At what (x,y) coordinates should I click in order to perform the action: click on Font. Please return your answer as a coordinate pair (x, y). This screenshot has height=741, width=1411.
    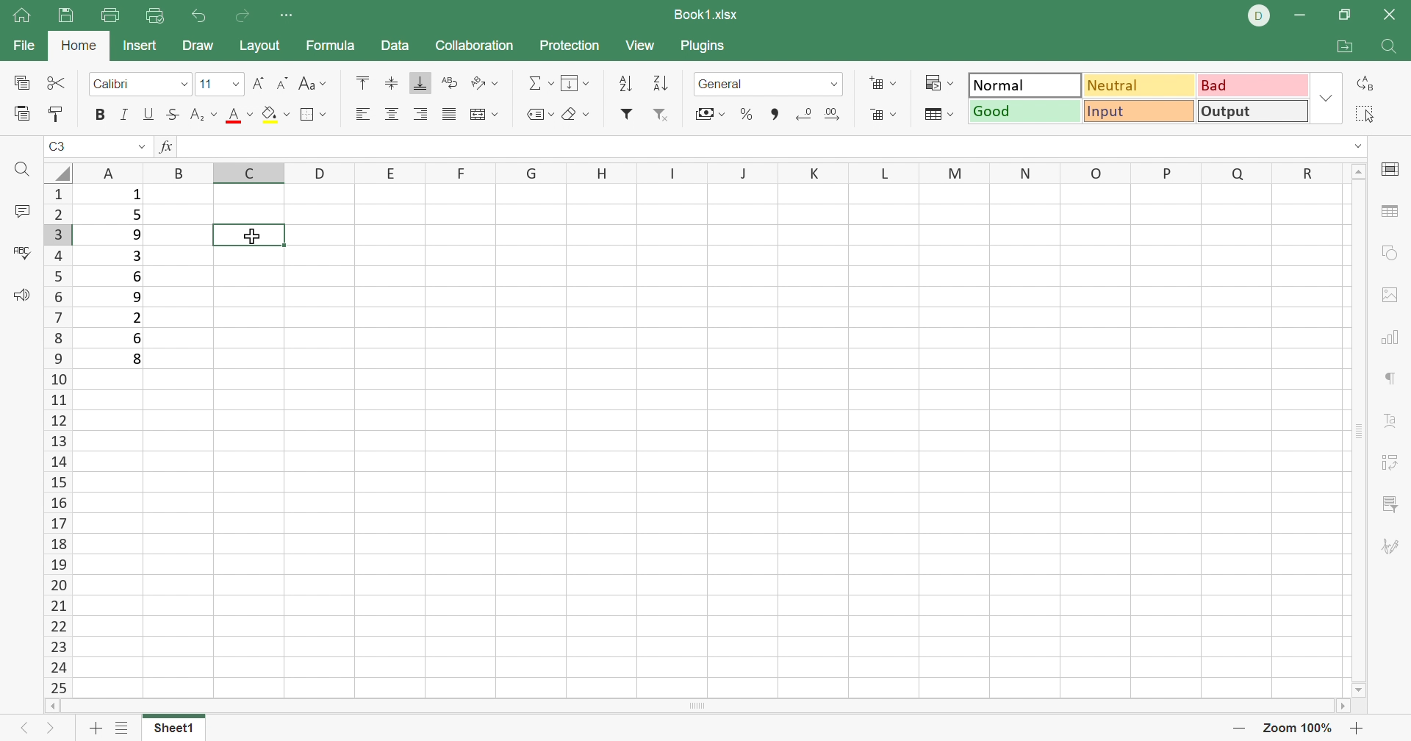
    Looking at the image, I should click on (142, 82).